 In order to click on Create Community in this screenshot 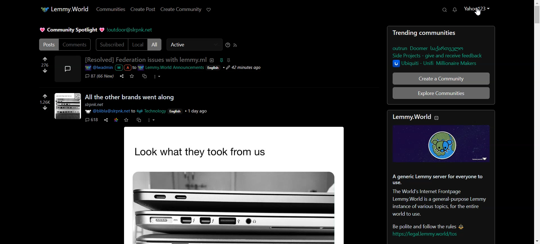, I will do `click(181, 9)`.